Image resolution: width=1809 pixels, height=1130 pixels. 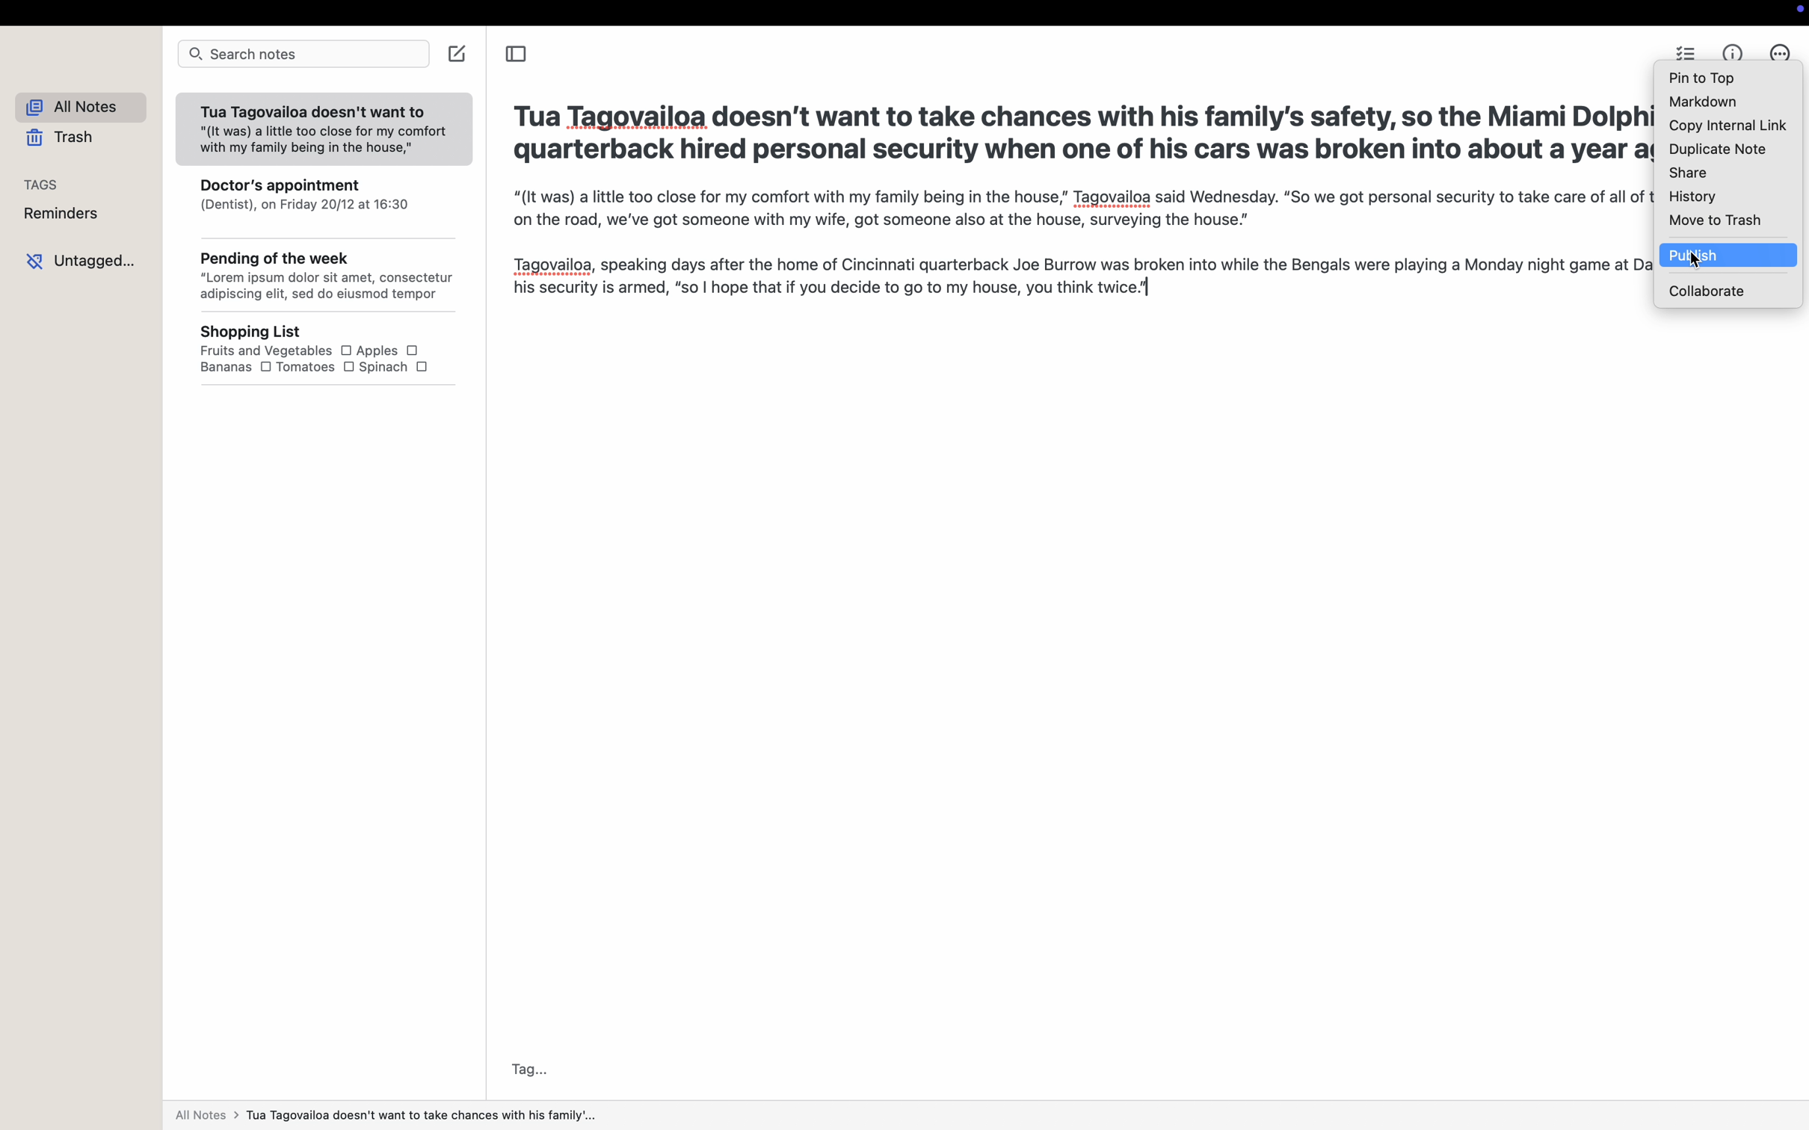 What do you see at coordinates (1071, 279) in the screenshot?
I see `Tagovailoa, speaking days after the home of Cincinnati quarterback Joe Burrow was broken into while the Bengals were playing a Monday night game at Dallas, also noted
his security is armed, “so | hope that if you decide to go to my house, you think twice]` at bounding box center [1071, 279].